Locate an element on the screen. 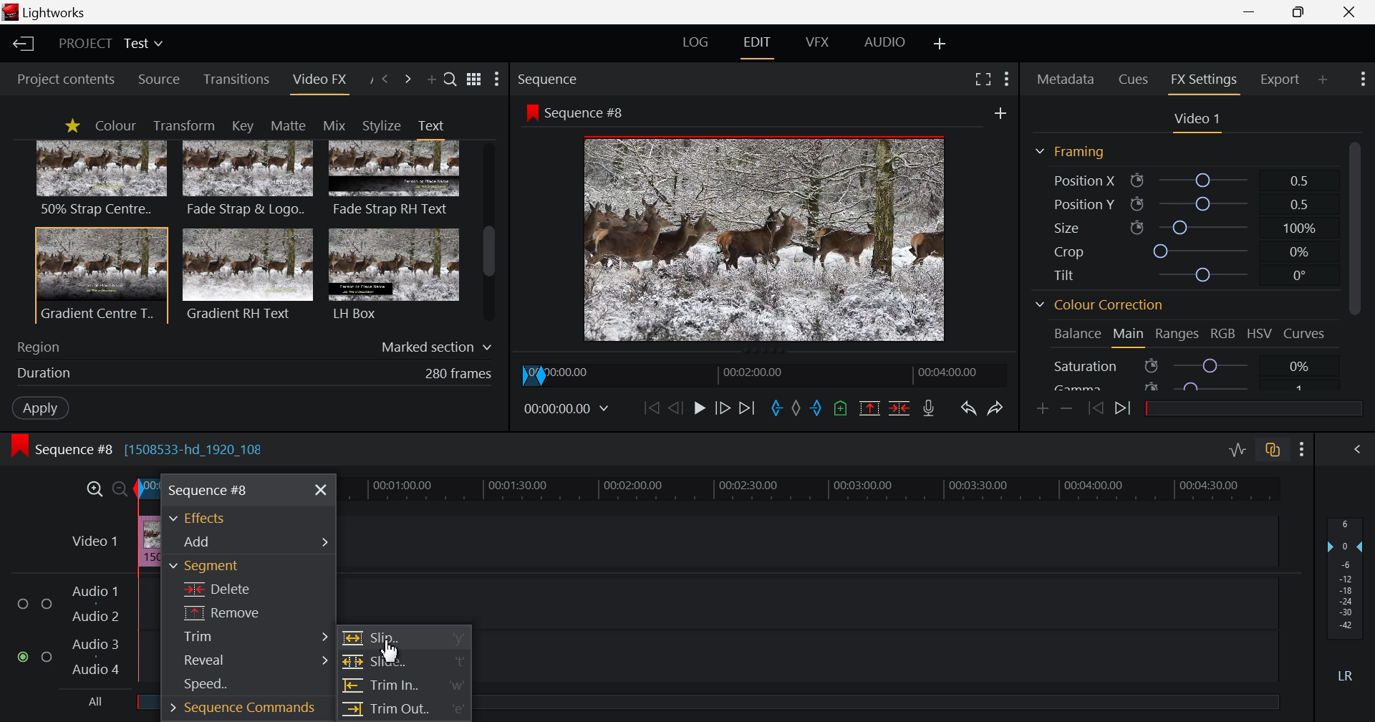 This screenshot has width=1375, height=722. Lightworks is located at coordinates (52, 13).